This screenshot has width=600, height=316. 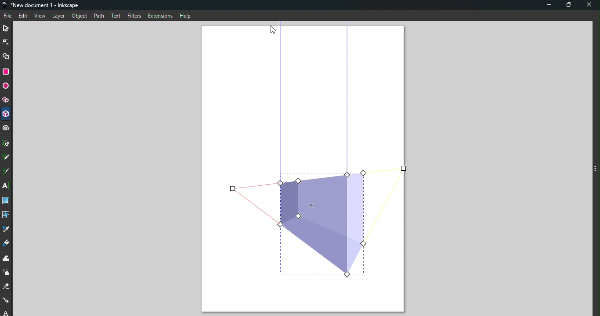 I want to click on Pen tool, so click(x=7, y=144).